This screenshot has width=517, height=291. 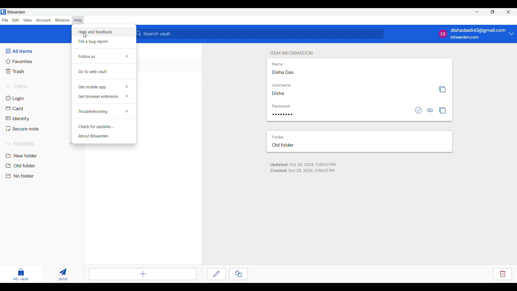 I want to click on Copy respective detail, so click(x=442, y=110).